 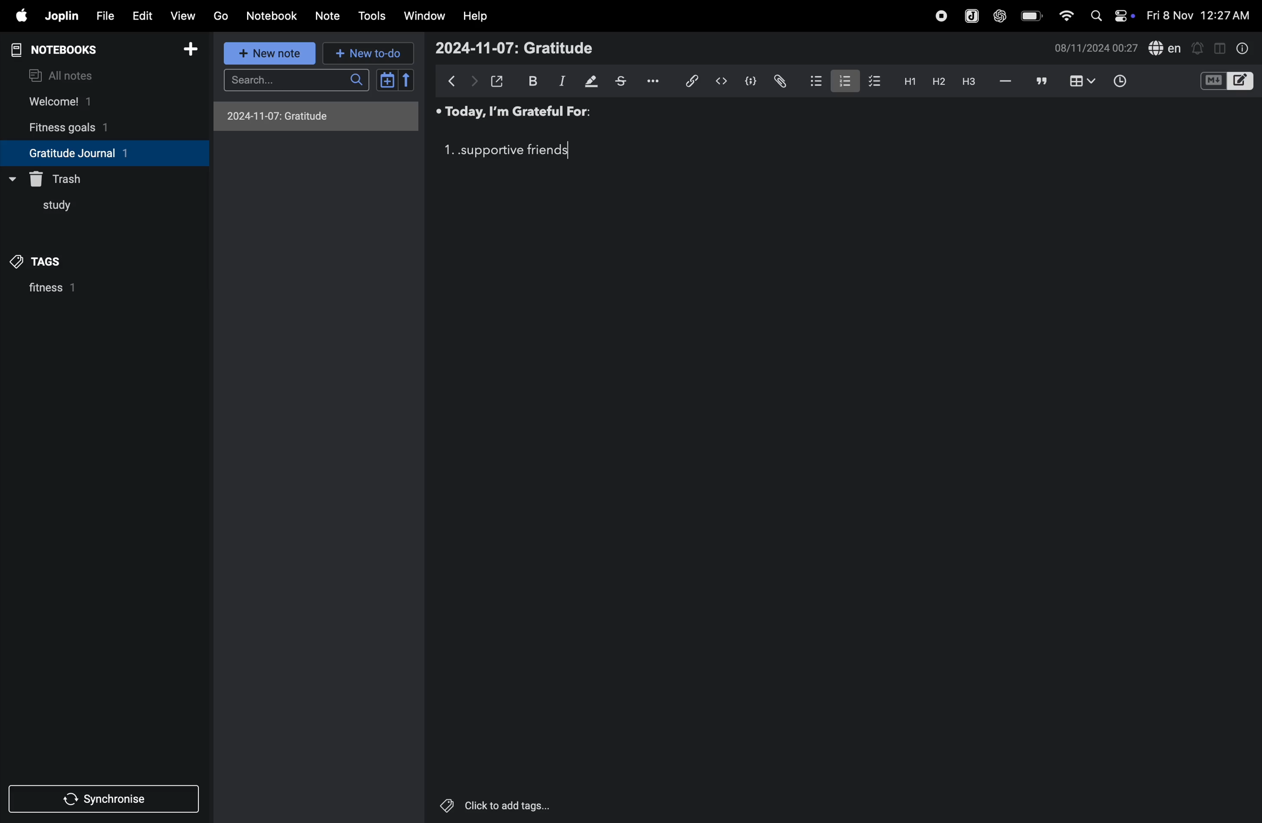 What do you see at coordinates (1111, 16) in the screenshot?
I see `apple widgets` at bounding box center [1111, 16].